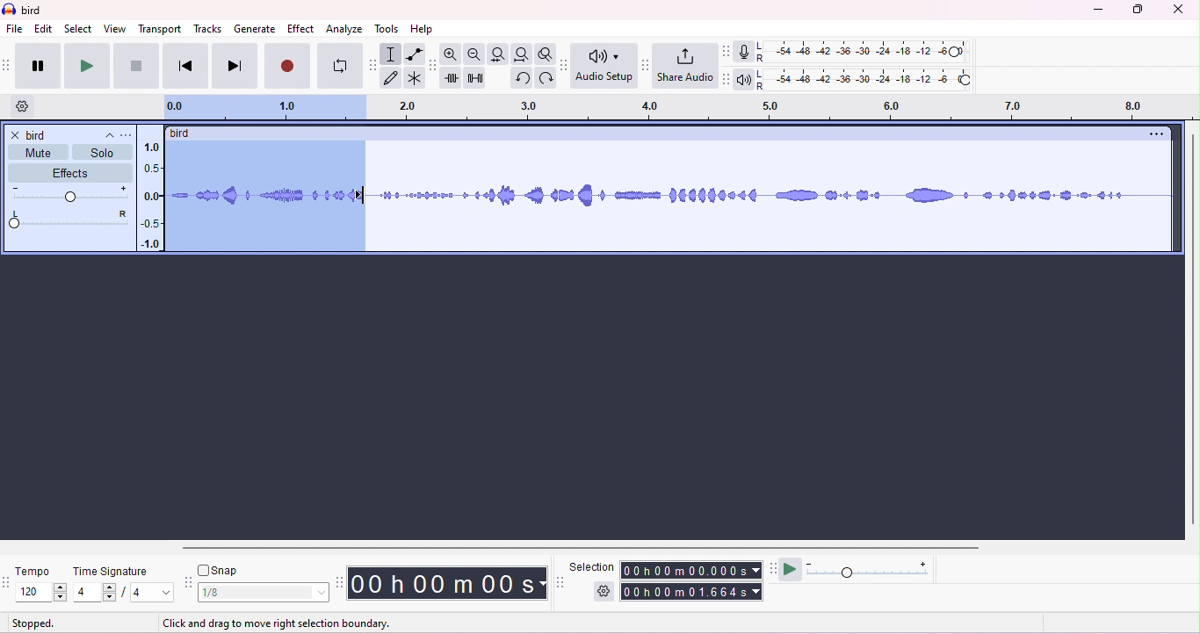 This screenshot has width=1200, height=634. I want to click on next, so click(235, 66).